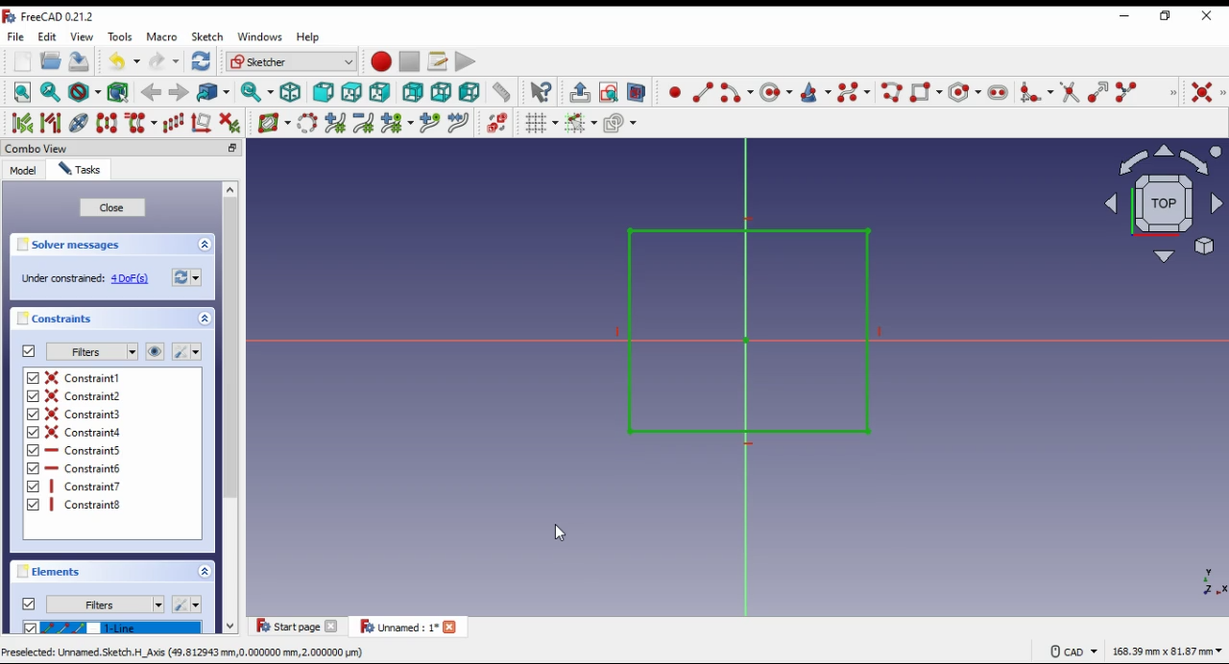 Image resolution: width=1229 pixels, height=664 pixels. Describe the element at coordinates (185, 652) in the screenshot. I see `Preselected: Unnamed. Sketch. H_Axis (49,812943 mm,0.000000 mm, 2.000000 pum)` at that location.